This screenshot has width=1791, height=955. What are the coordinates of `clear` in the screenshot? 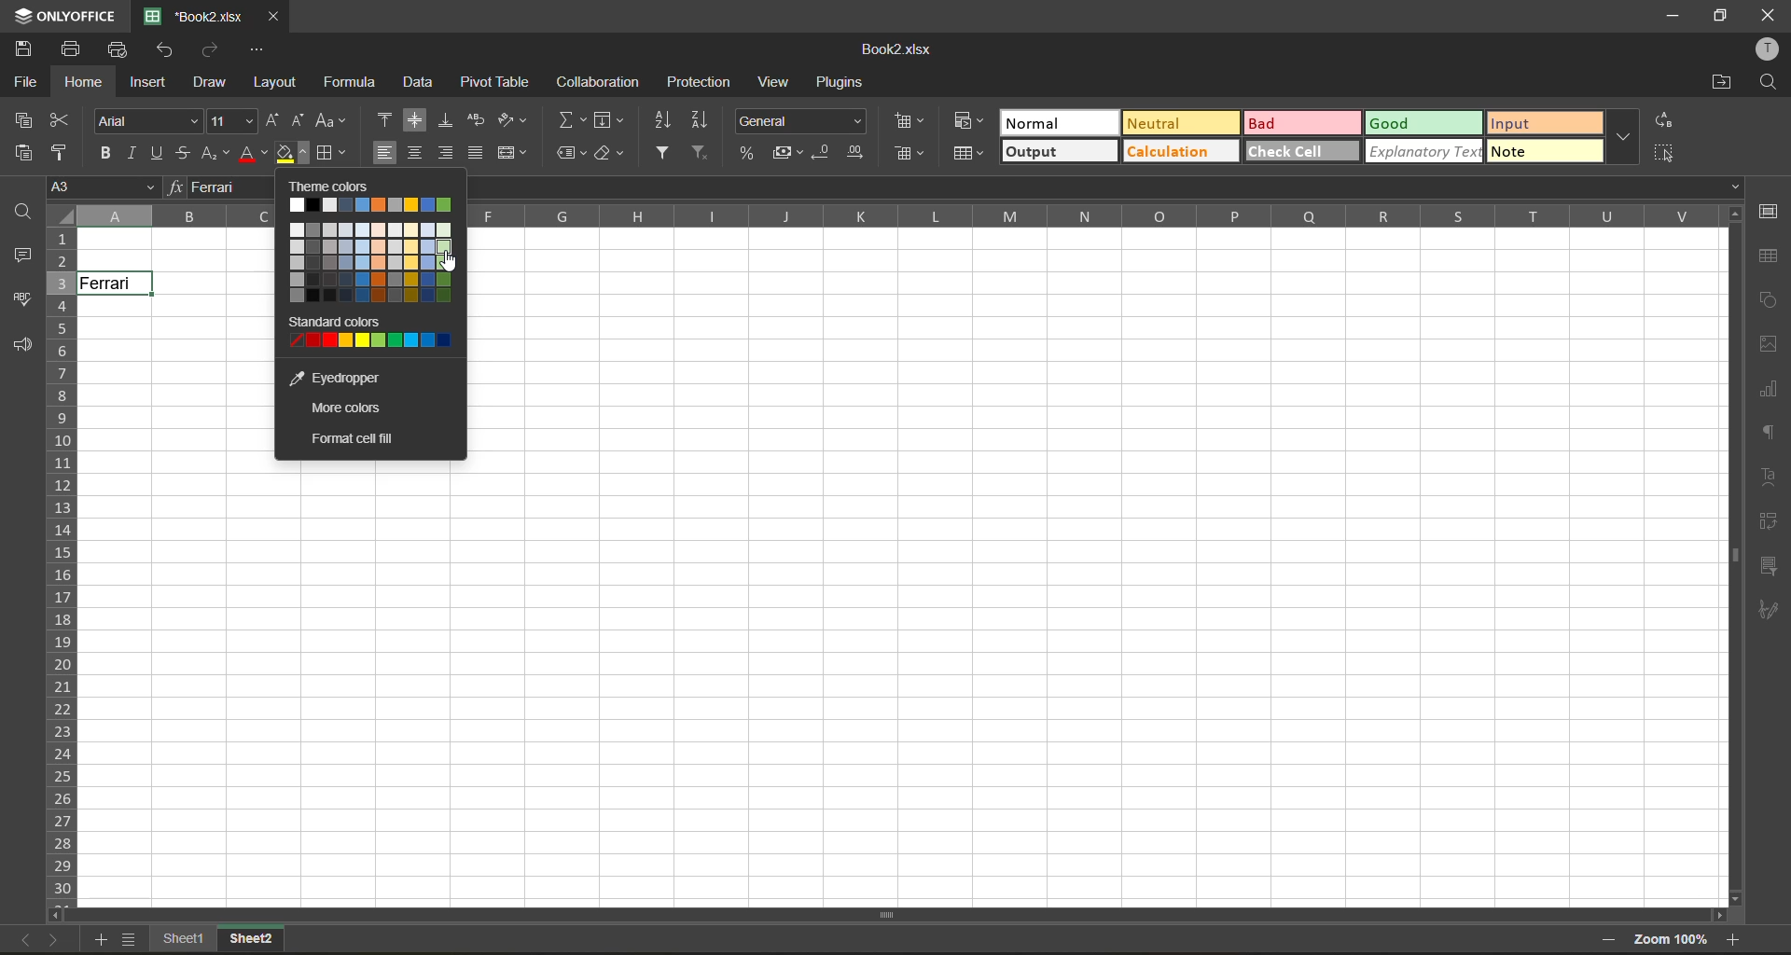 It's located at (612, 156).